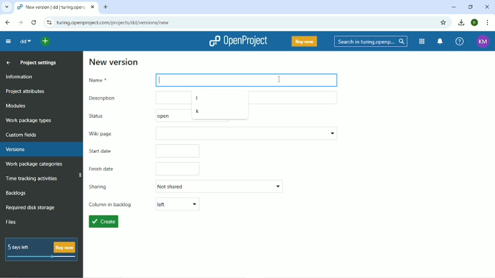  What do you see at coordinates (460, 41) in the screenshot?
I see `Help` at bounding box center [460, 41].